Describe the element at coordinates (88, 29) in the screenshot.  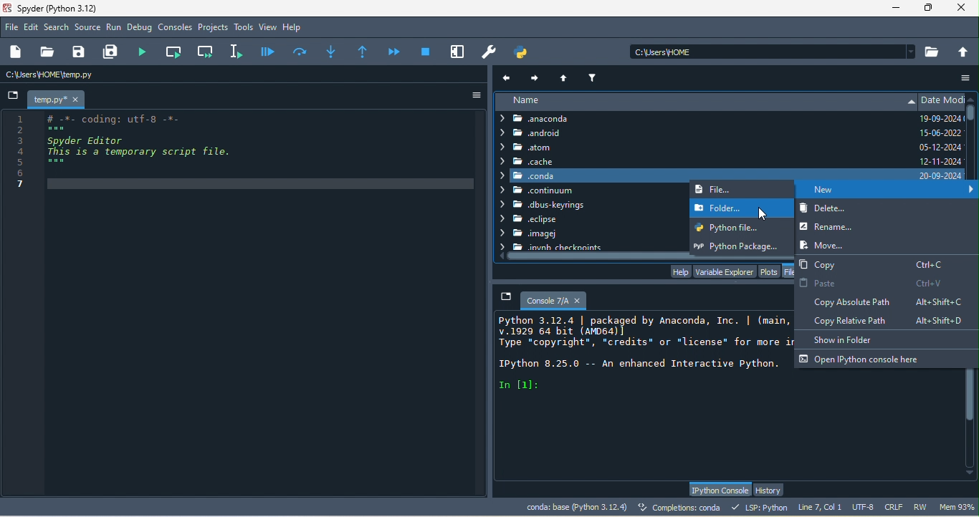
I see `source` at that location.